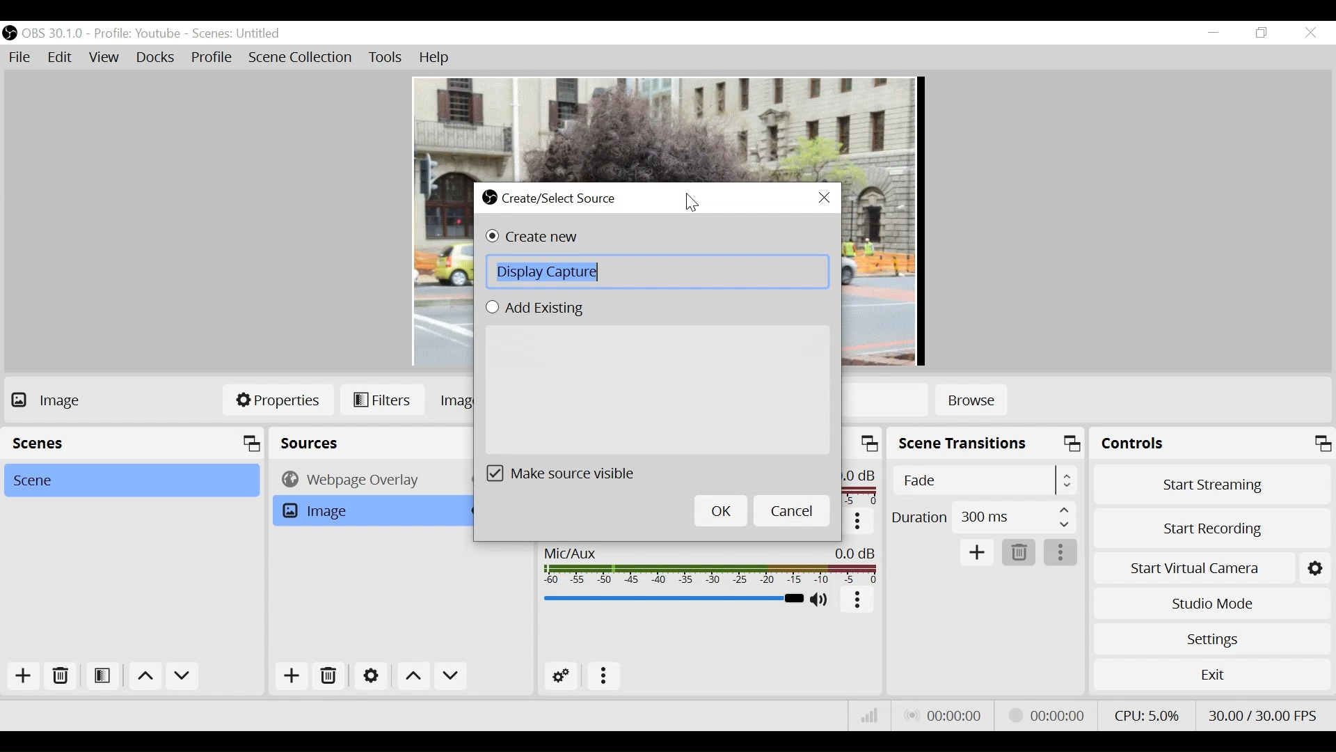 The image size is (1336, 752). Describe the element at coordinates (72, 400) in the screenshot. I see `No source selected` at that location.